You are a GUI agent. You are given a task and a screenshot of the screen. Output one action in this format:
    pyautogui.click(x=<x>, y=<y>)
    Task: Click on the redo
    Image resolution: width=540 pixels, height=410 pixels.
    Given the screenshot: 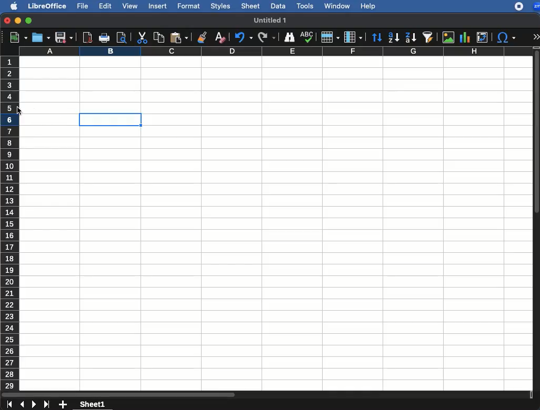 What is the action you would take?
    pyautogui.click(x=242, y=37)
    